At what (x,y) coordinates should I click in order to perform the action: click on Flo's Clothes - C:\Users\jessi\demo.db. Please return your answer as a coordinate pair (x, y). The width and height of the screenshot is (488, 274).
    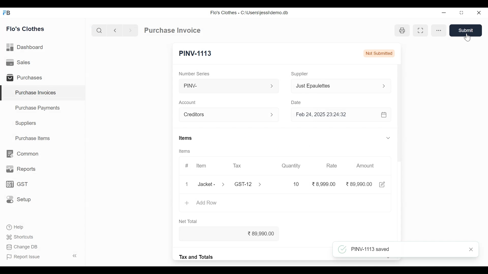
    Looking at the image, I should click on (250, 12).